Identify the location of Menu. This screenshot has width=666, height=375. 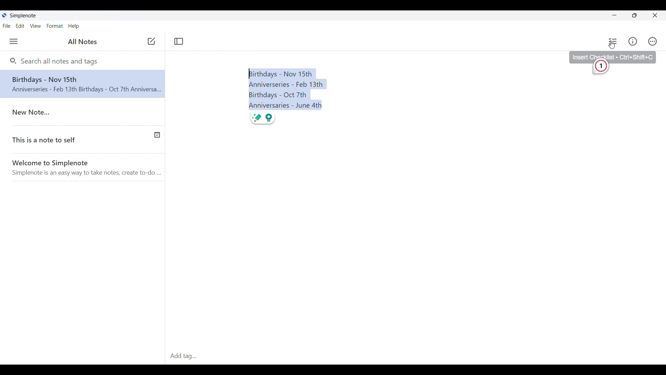
(14, 41).